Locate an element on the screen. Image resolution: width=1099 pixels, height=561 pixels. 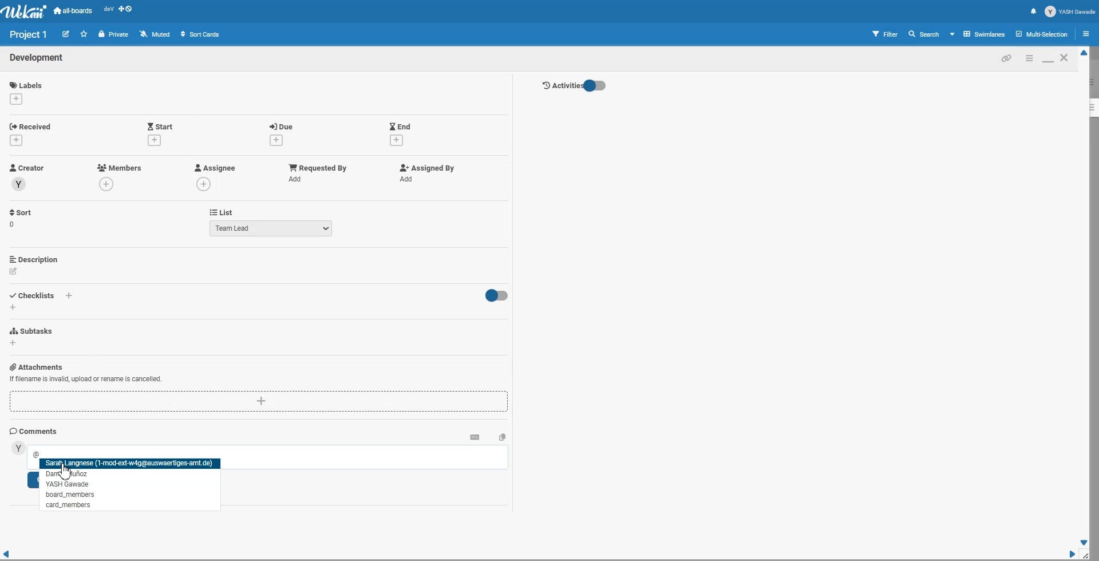
add is located at coordinates (15, 98).